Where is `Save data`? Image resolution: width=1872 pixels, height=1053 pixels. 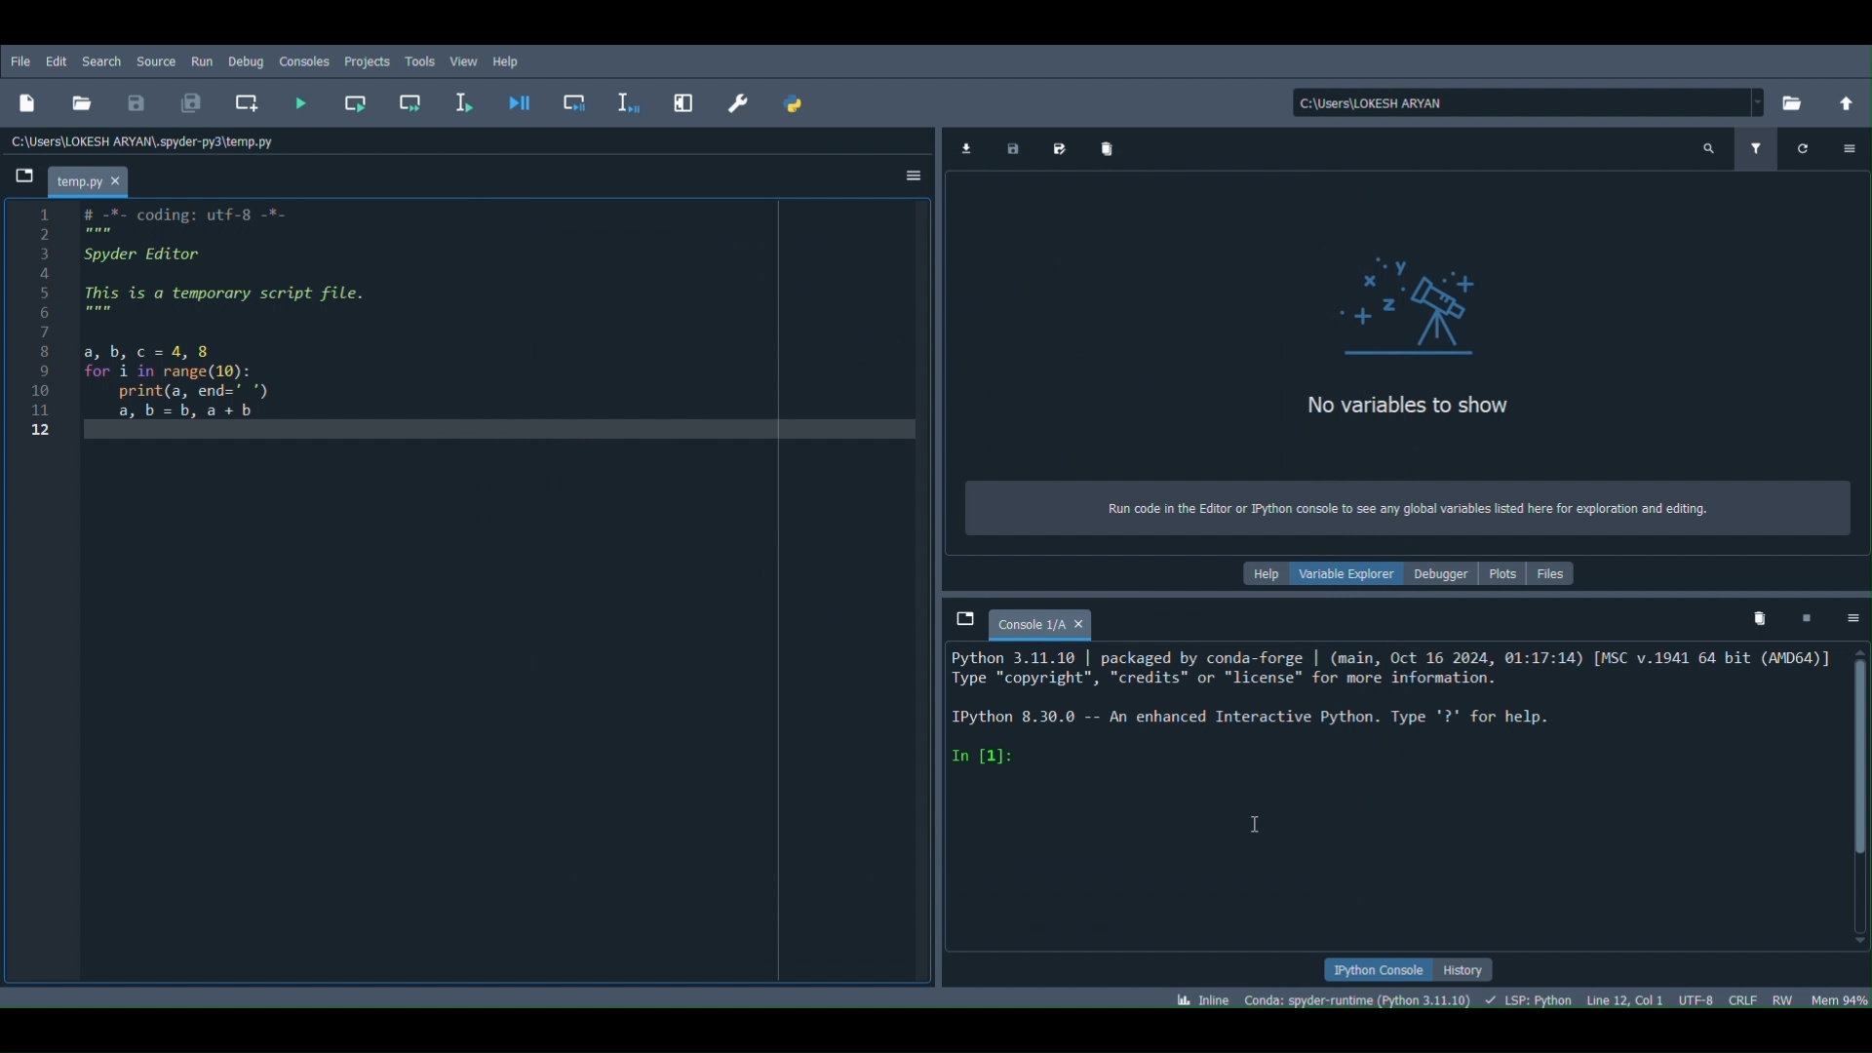
Save data is located at coordinates (1014, 145).